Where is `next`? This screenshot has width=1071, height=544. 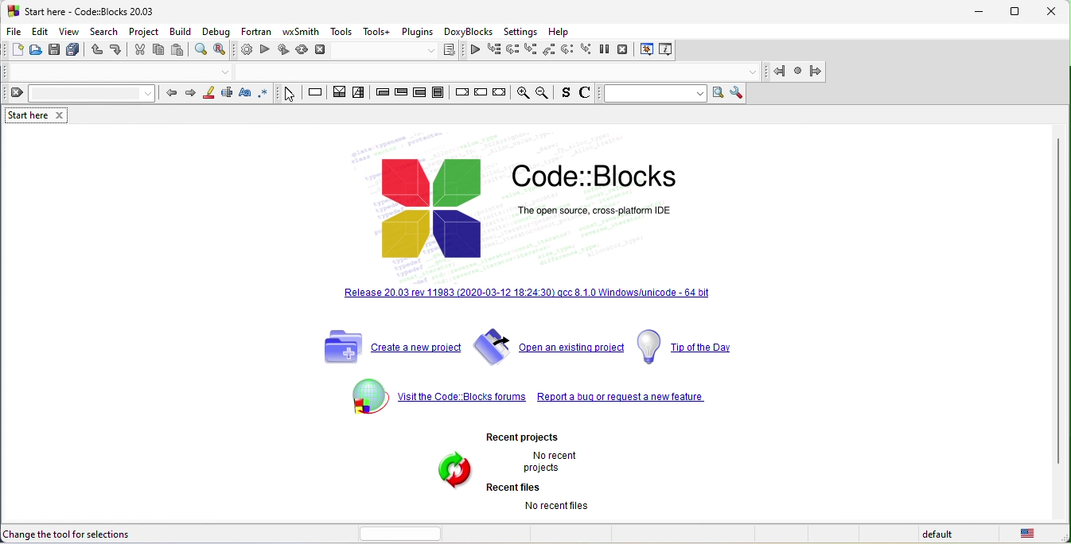 next is located at coordinates (193, 94).